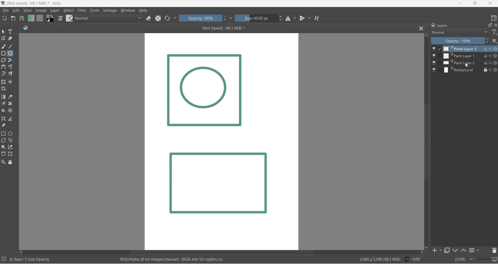 This screenshot has width=498, height=264. Describe the element at coordinates (12, 104) in the screenshot. I see `patch tool` at that location.